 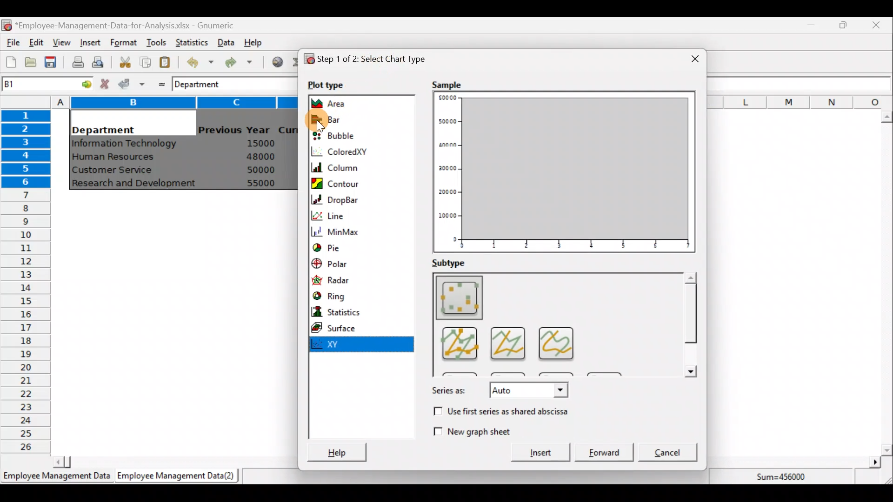 What do you see at coordinates (118, 158) in the screenshot?
I see `Human Resources` at bounding box center [118, 158].